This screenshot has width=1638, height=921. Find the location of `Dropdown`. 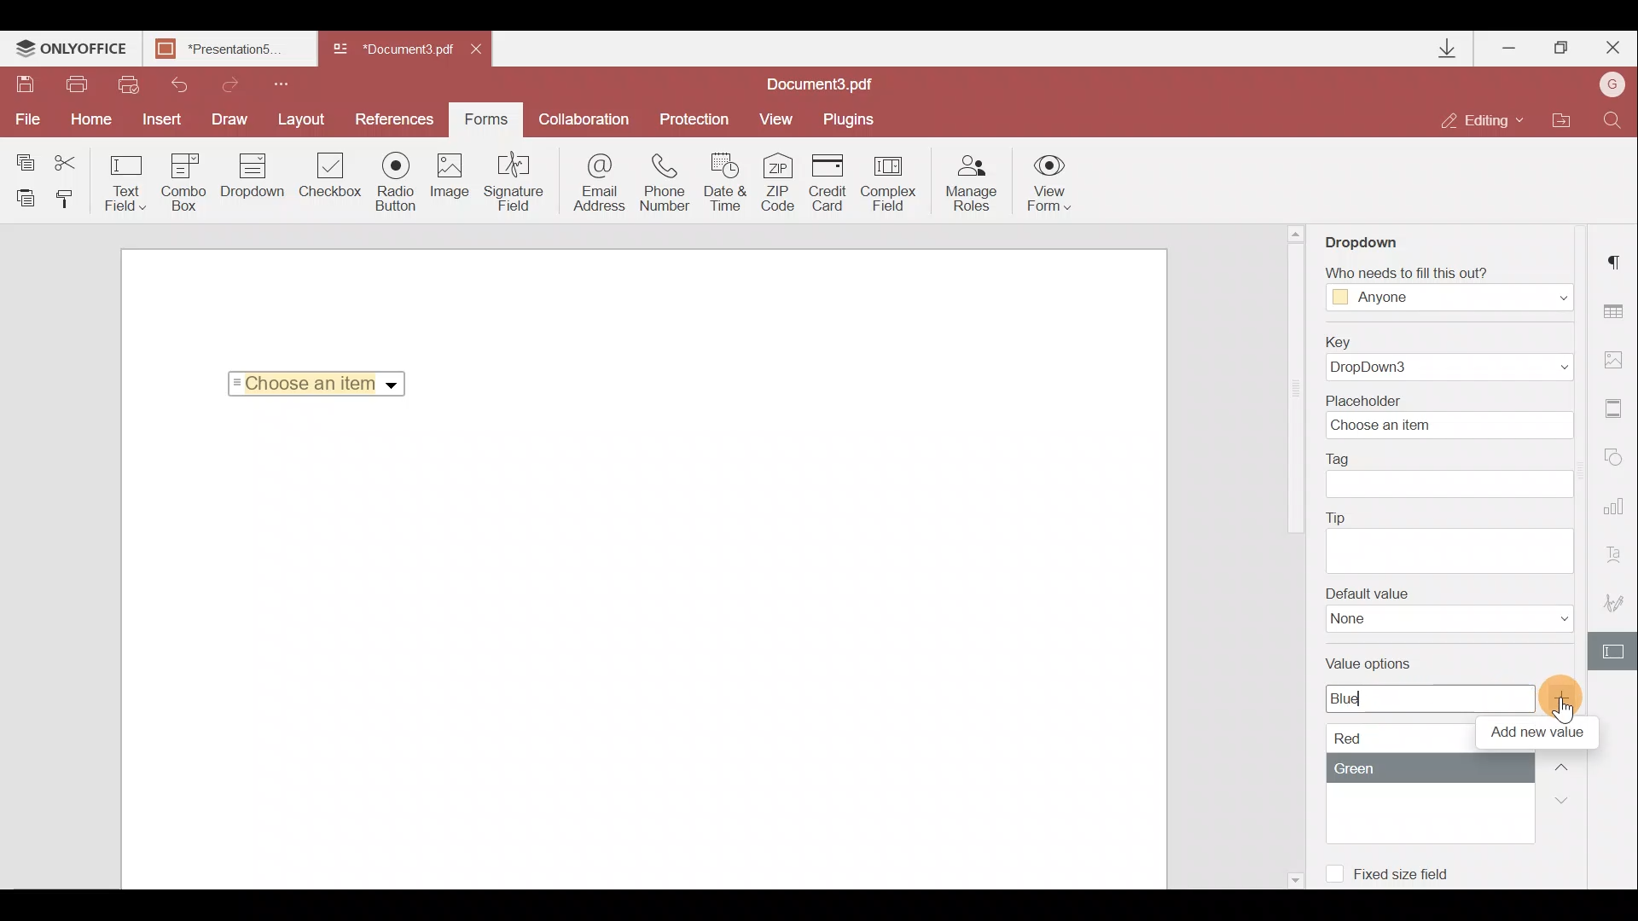

Dropdown is located at coordinates (1368, 240).